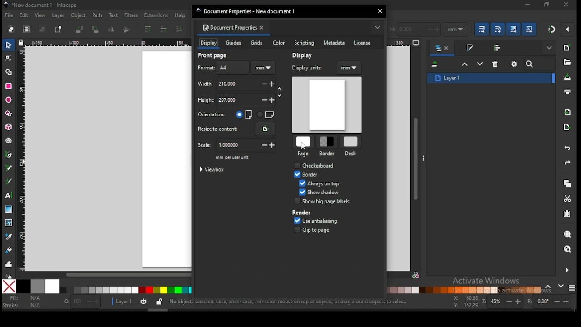  Describe the element at coordinates (322, 202) in the screenshot. I see `render` at that location.